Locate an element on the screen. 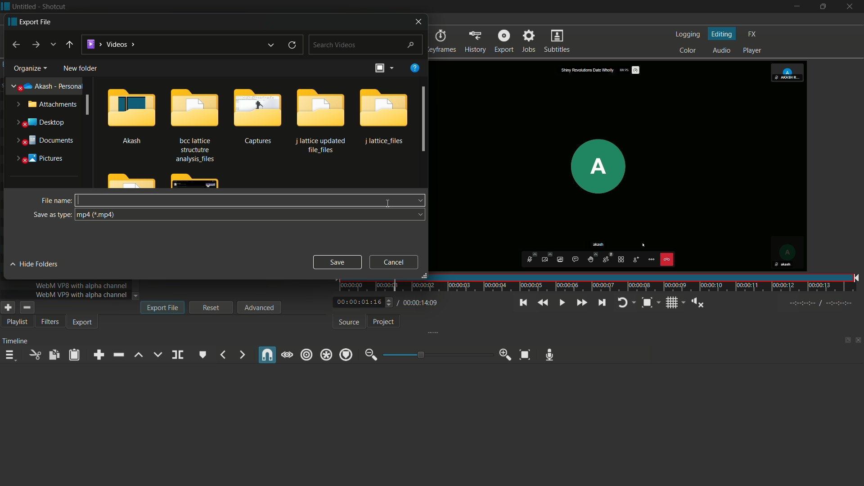 This screenshot has width=864, height=486. player is located at coordinates (753, 51).